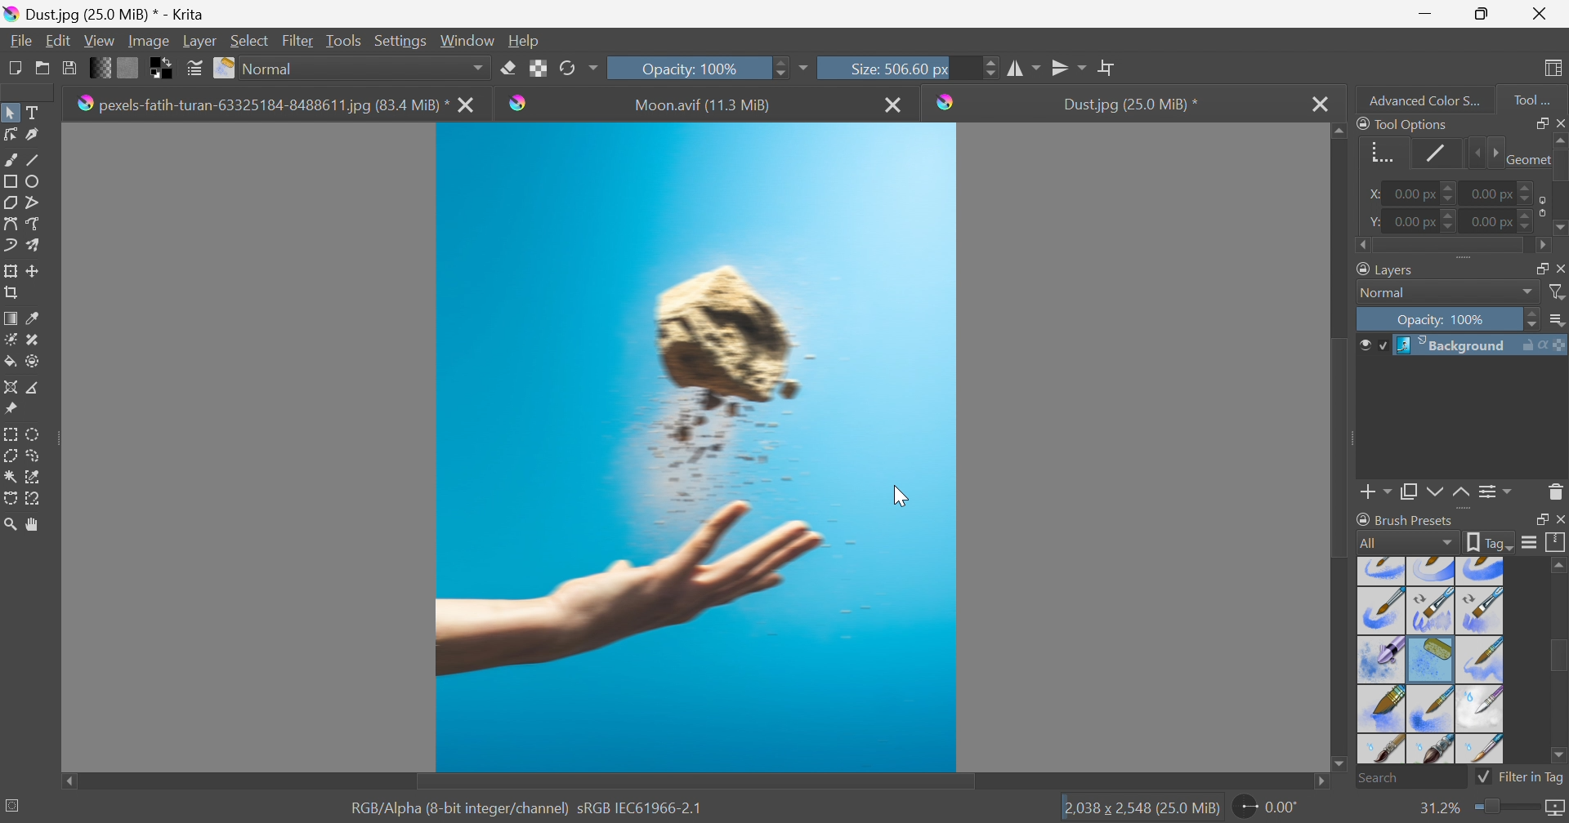 This screenshot has height=823, width=1569. I want to click on Sample a color from an image or current layer, so click(34, 318).